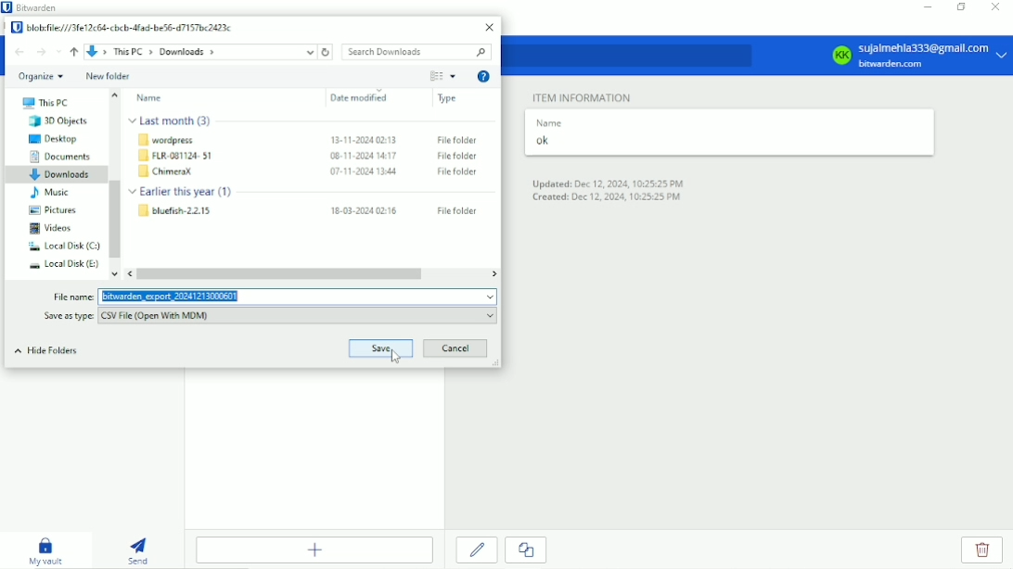 Image resolution: width=1013 pixels, height=569 pixels. What do you see at coordinates (362, 156) in the screenshot?
I see `08-11-2024  14:17` at bounding box center [362, 156].